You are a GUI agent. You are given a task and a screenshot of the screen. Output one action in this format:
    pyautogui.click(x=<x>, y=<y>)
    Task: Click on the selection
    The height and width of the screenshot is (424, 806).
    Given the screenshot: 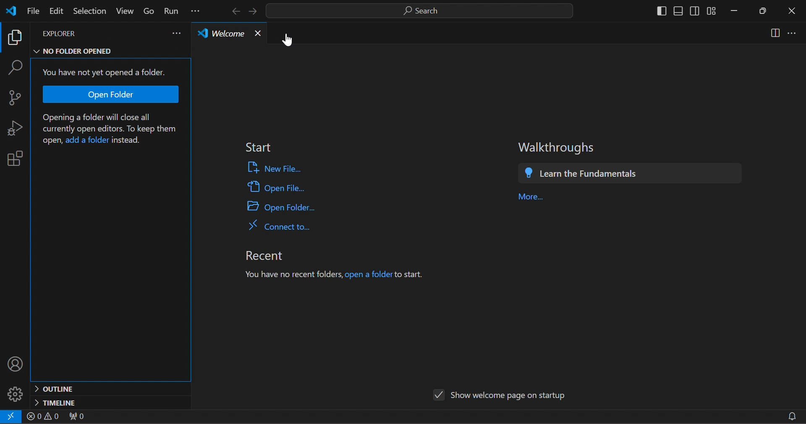 What is the action you would take?
    pyautogui.click(x=89, y=12)
    